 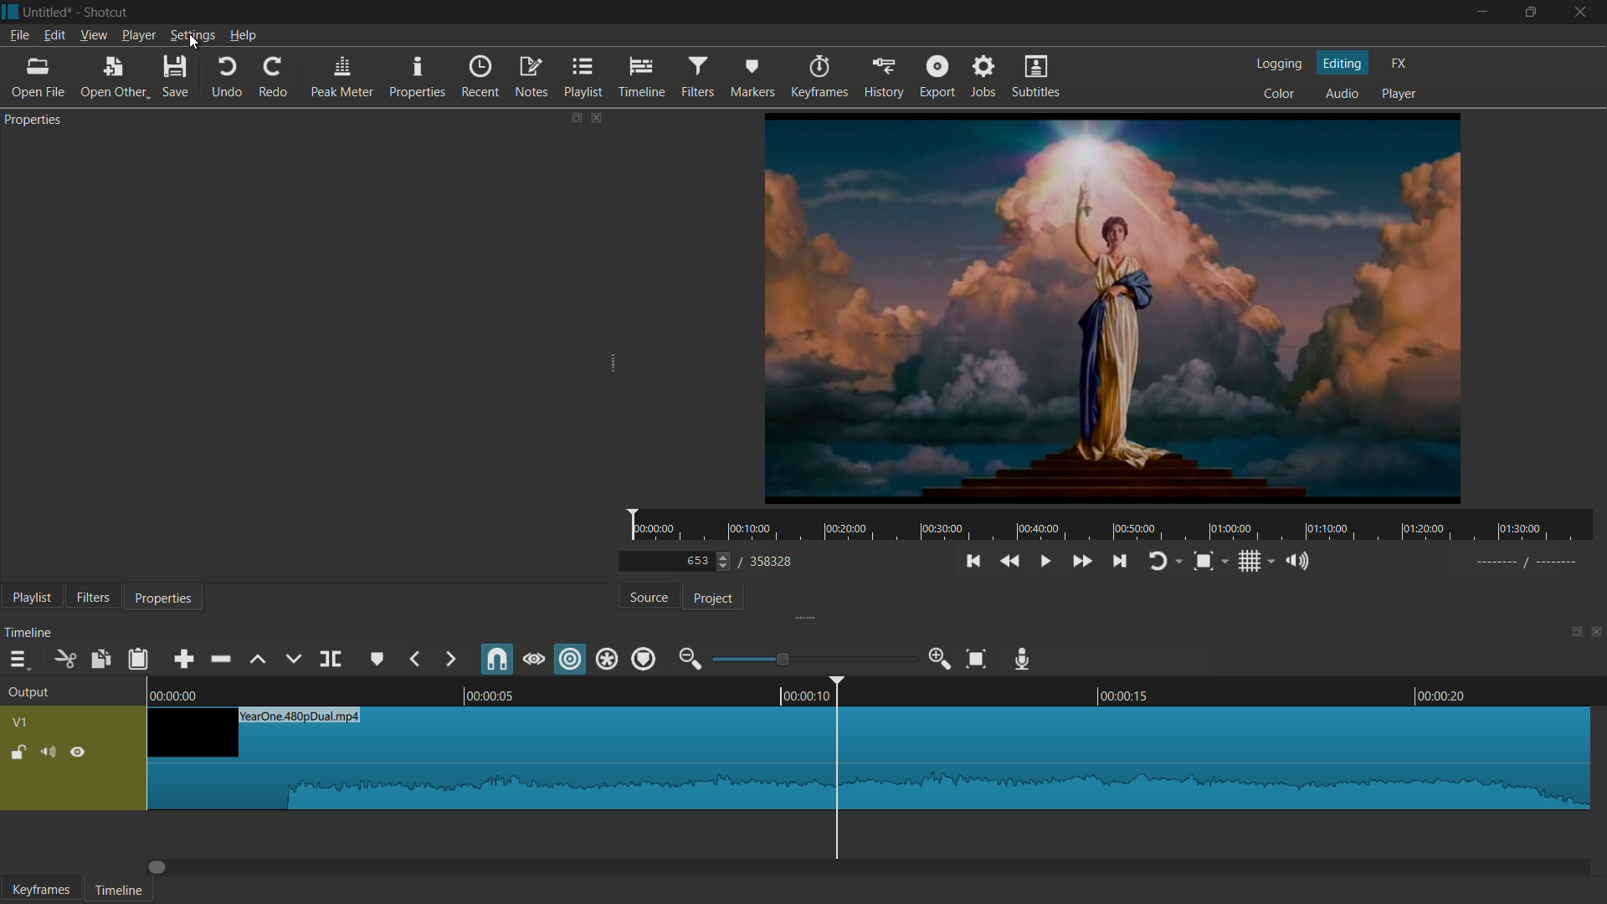 What do you see at coordinates (191, 36) in the screenshot?
I see `settings menu` at bounding box center [191, 36].